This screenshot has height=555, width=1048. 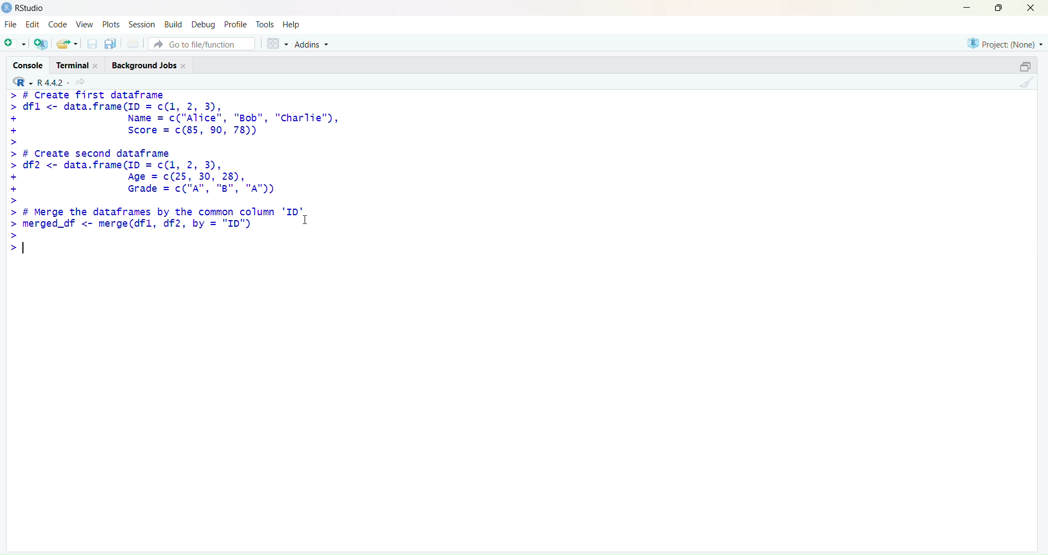 What do you see at coordinates (37, 81) in the screenshot?
I see `R 4.4.2` at bounding box center [37, 81].